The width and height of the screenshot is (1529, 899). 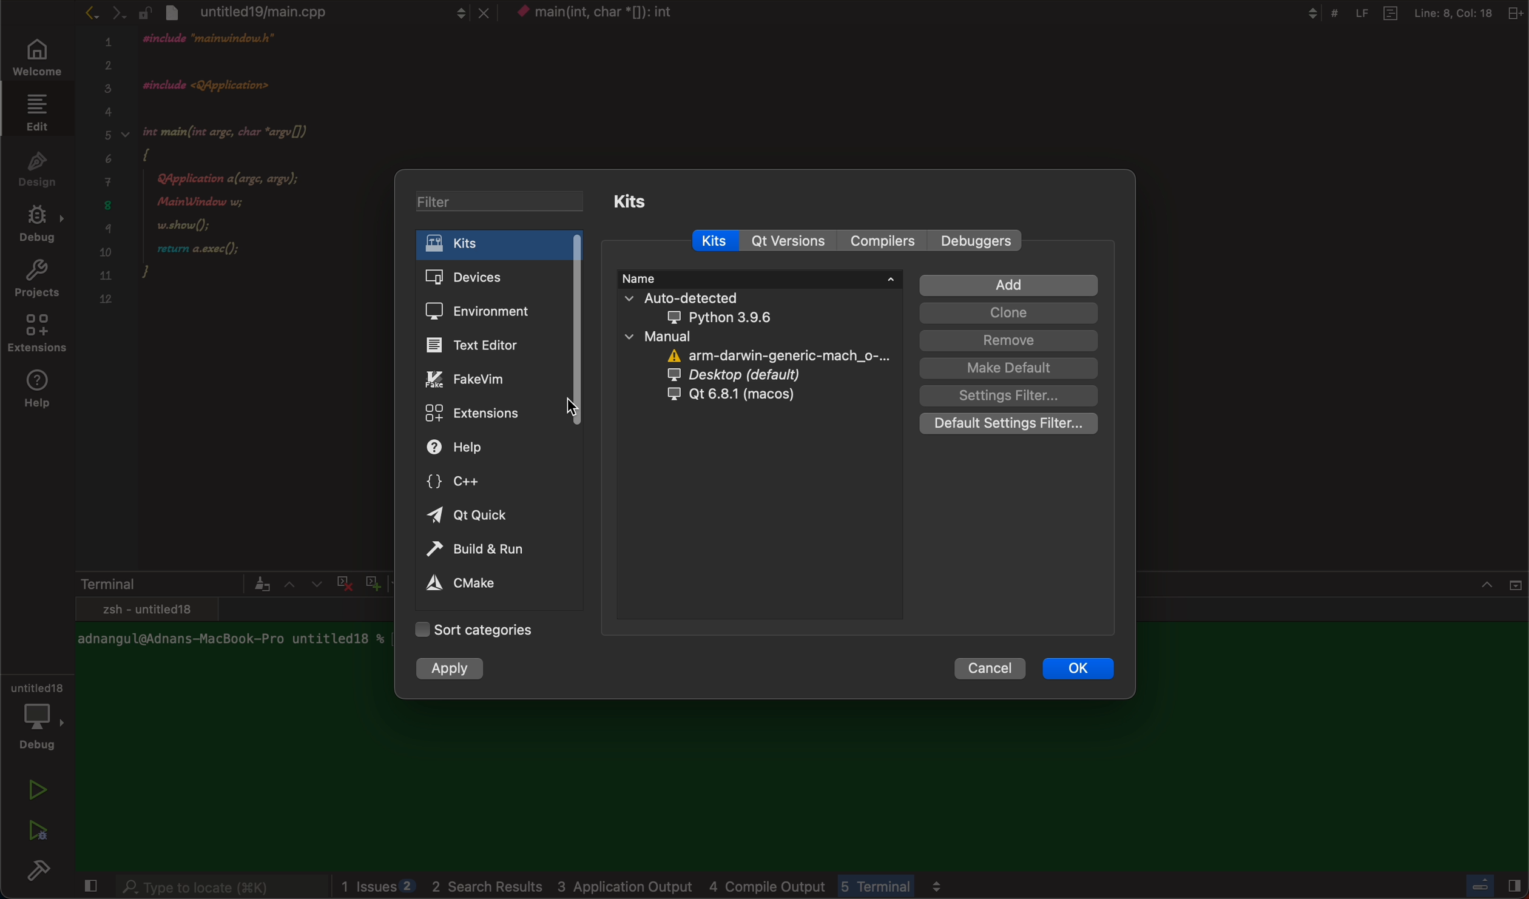 What do you see at coordinates (342, 581) in the screenshot?
I see `cross` at bounding box center [342, 581].